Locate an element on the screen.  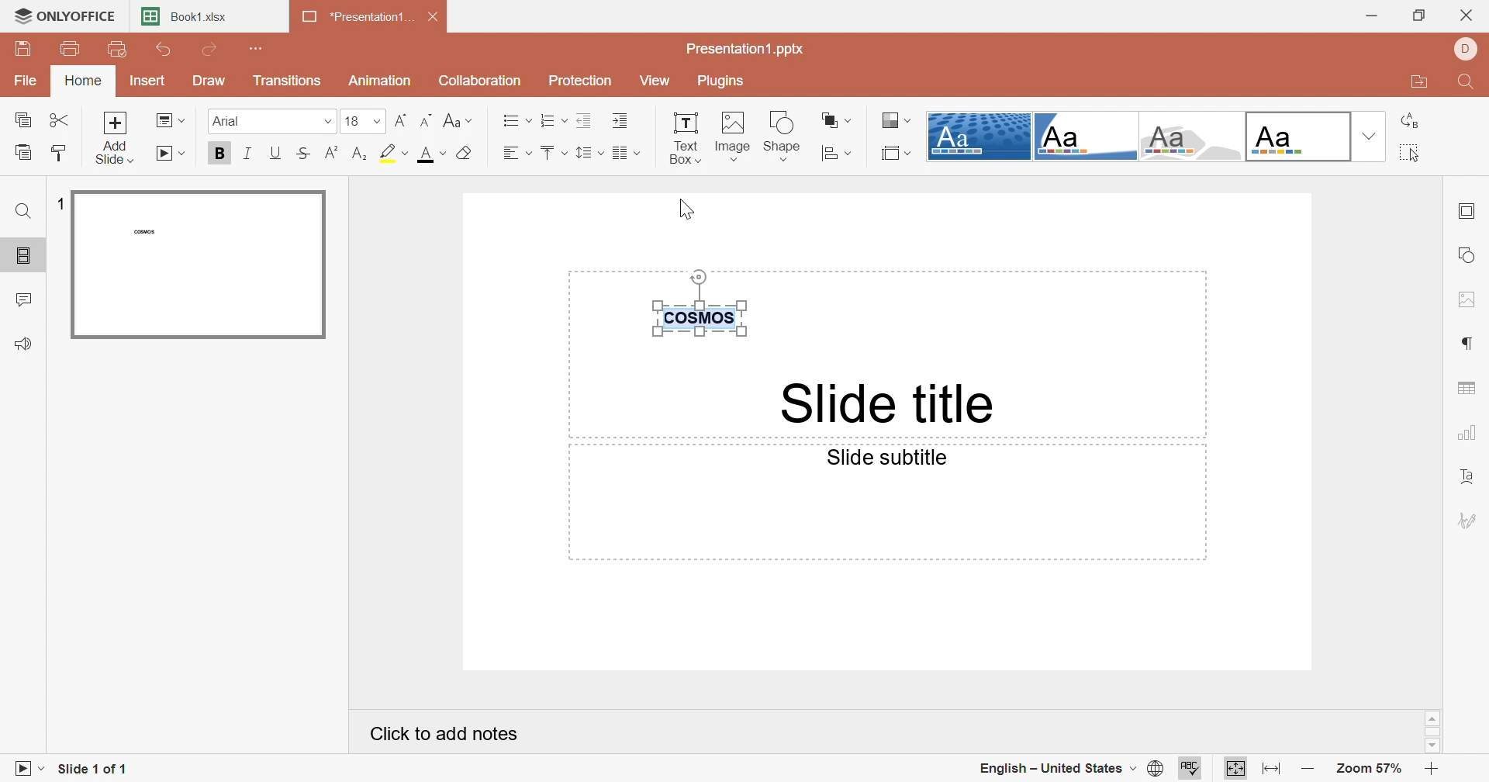
Restore down is located at coordinates (1424, 15).